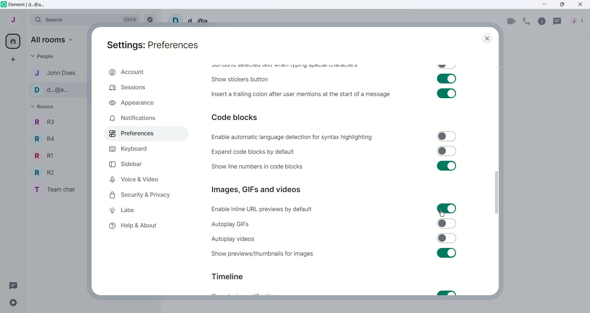 This screenshot has height=313, width=590. I want to click on Toggle switch off for expand code blocks by default, so click(447, 151).